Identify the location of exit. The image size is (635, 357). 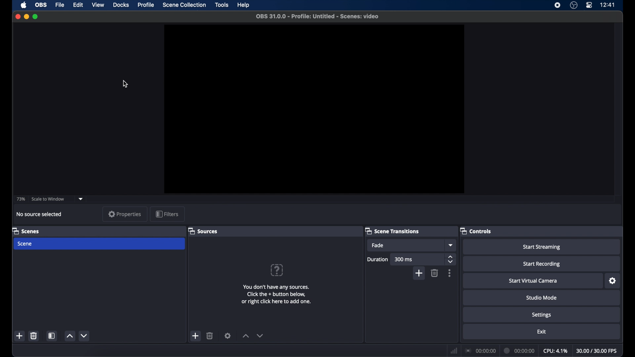
(544, 332).